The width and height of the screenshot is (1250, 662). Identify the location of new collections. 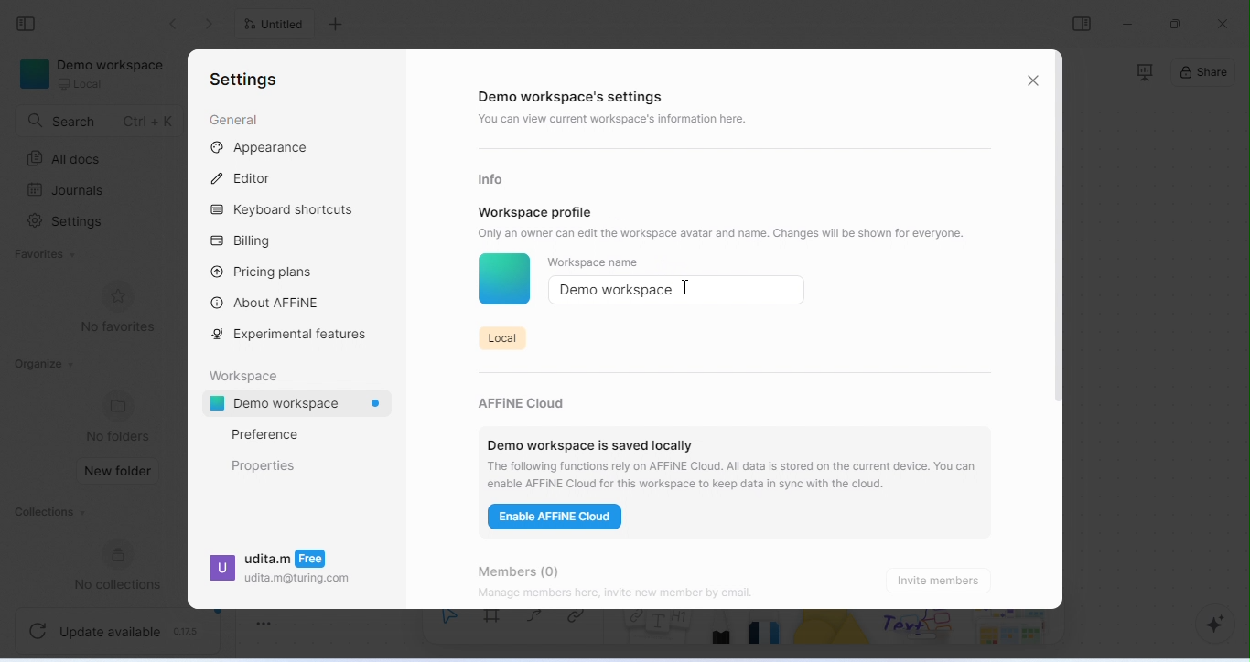
(125, 565).